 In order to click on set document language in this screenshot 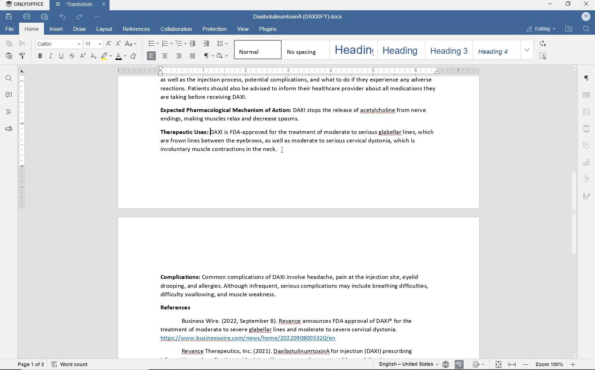, I will do `click(445, 364)`.